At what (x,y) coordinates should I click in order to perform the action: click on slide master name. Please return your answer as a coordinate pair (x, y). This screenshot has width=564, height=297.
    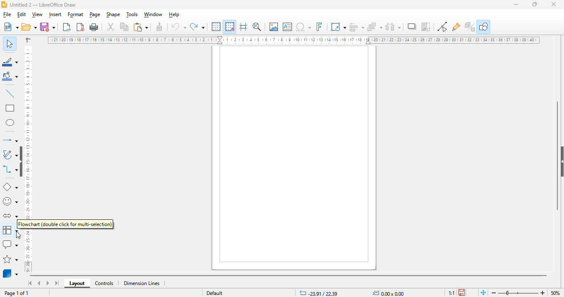
    Looking at the image, I should click on (214, 293).